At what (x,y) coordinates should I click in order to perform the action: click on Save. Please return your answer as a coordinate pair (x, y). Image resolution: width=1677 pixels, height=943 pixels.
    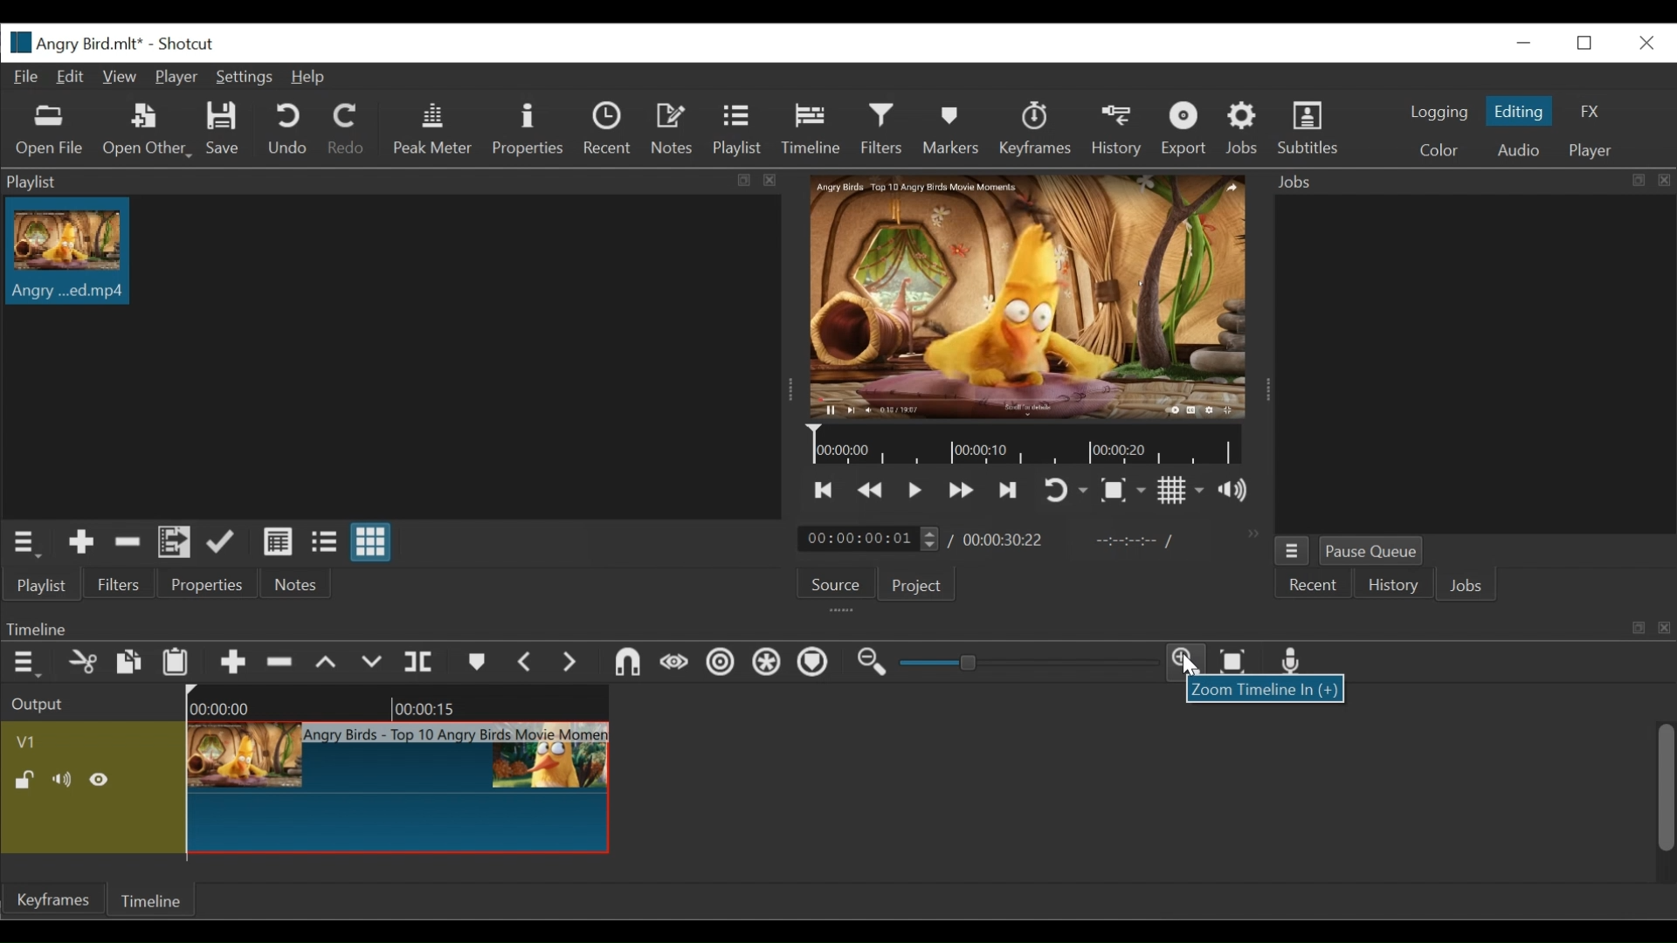
    Looking at the image, I should click on (224, 128).